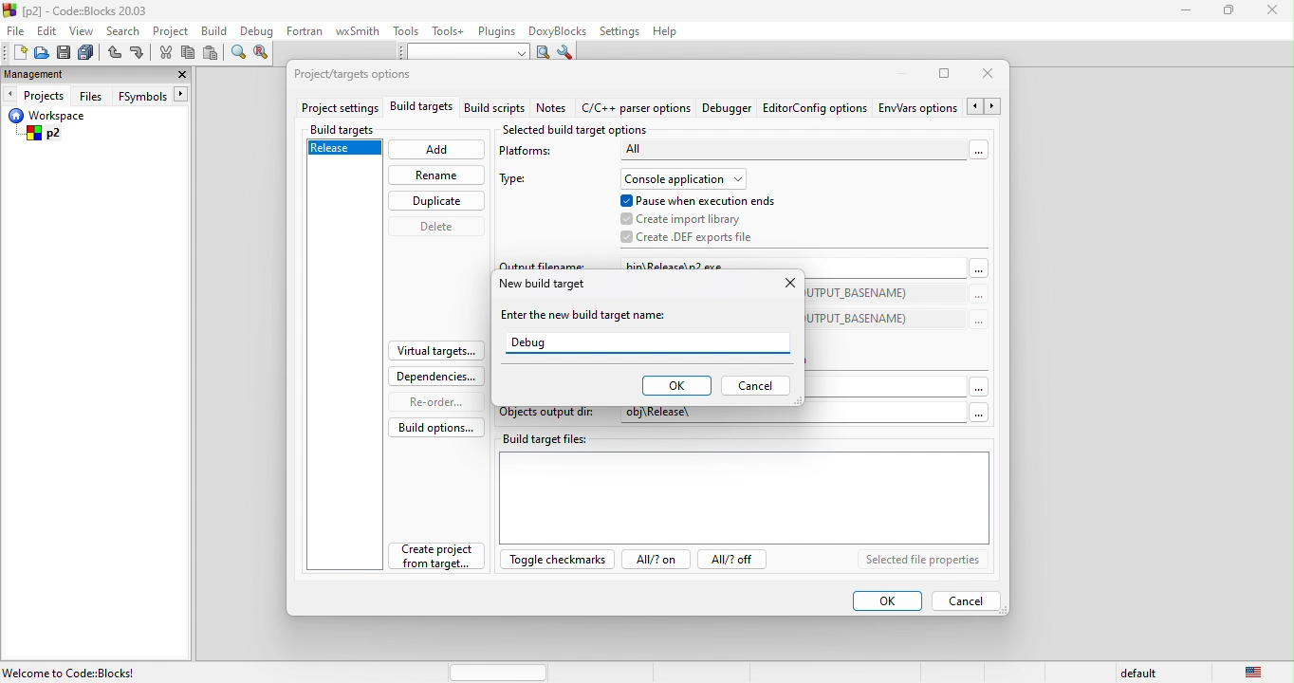 This screenshot has height=683, width=1294. Describe the element at coordinates (213, 53) in the screenshot. I see `paste` at that location.